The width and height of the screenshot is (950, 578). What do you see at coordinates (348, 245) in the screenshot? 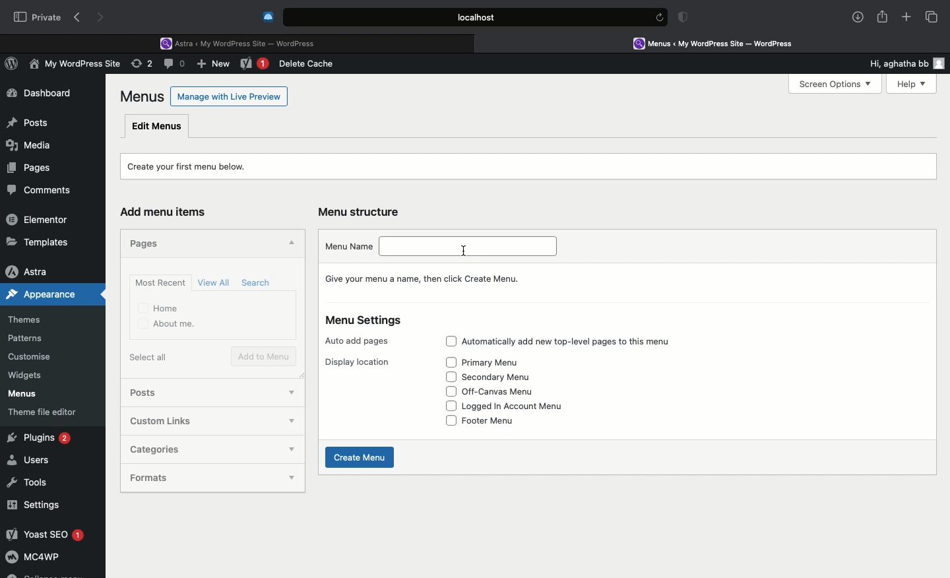
I see `Menu name` at bounding box center [348, 245].